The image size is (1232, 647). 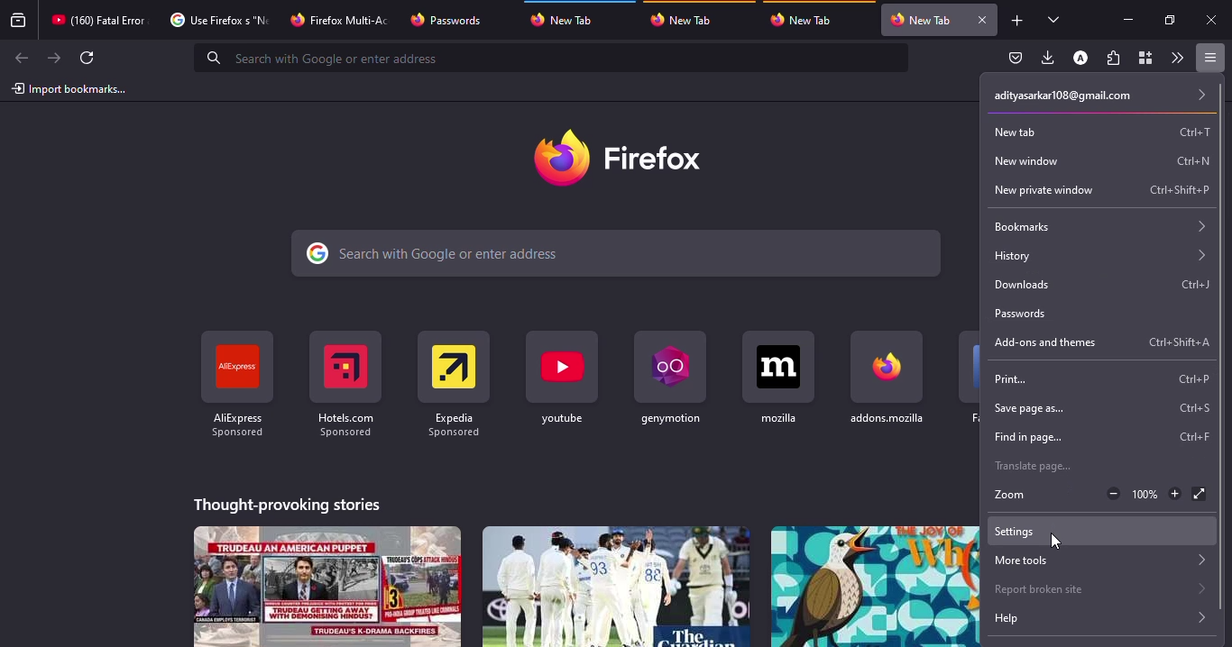 I want to click on refresh, so click(x=88, y=58).